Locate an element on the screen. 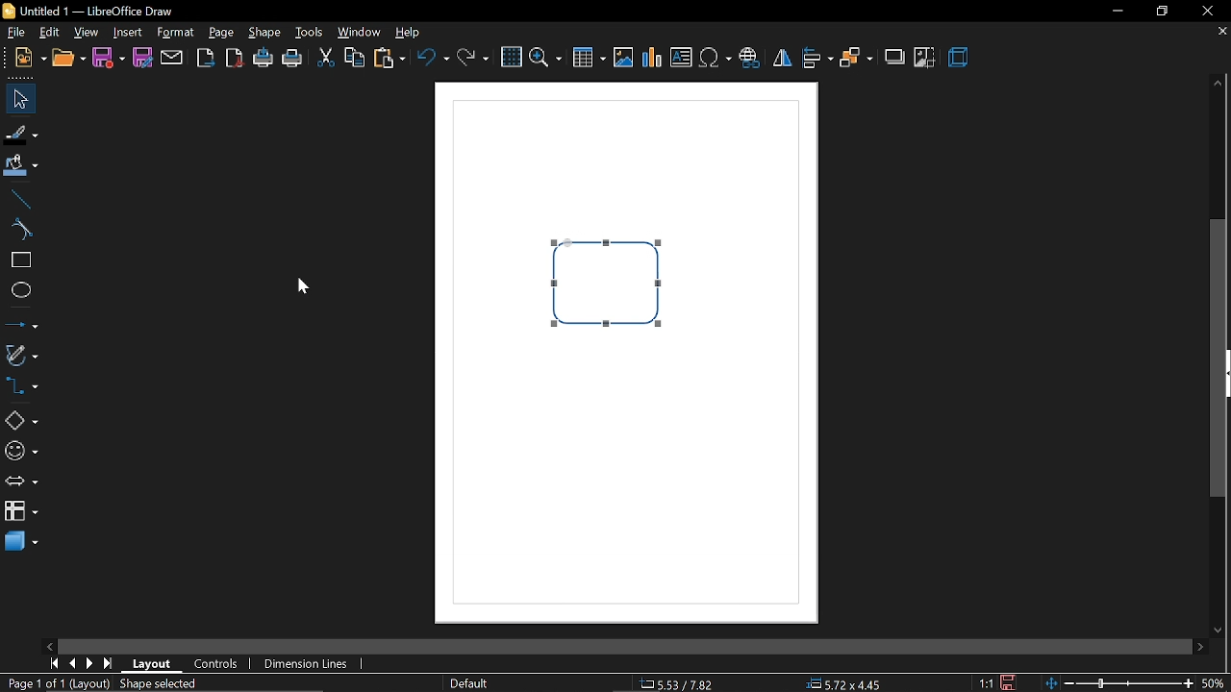  edit is located at coordinates (52, 32).